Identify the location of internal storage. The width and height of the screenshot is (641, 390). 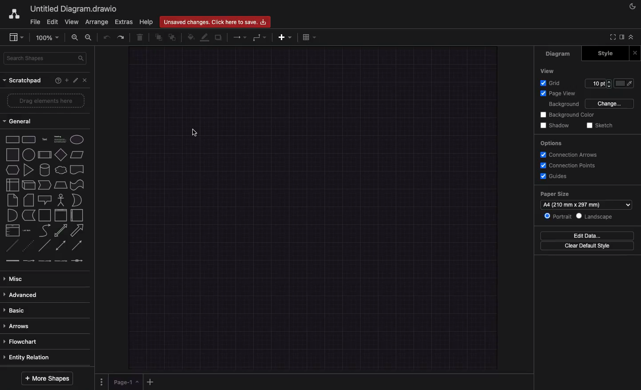
(12, 185).